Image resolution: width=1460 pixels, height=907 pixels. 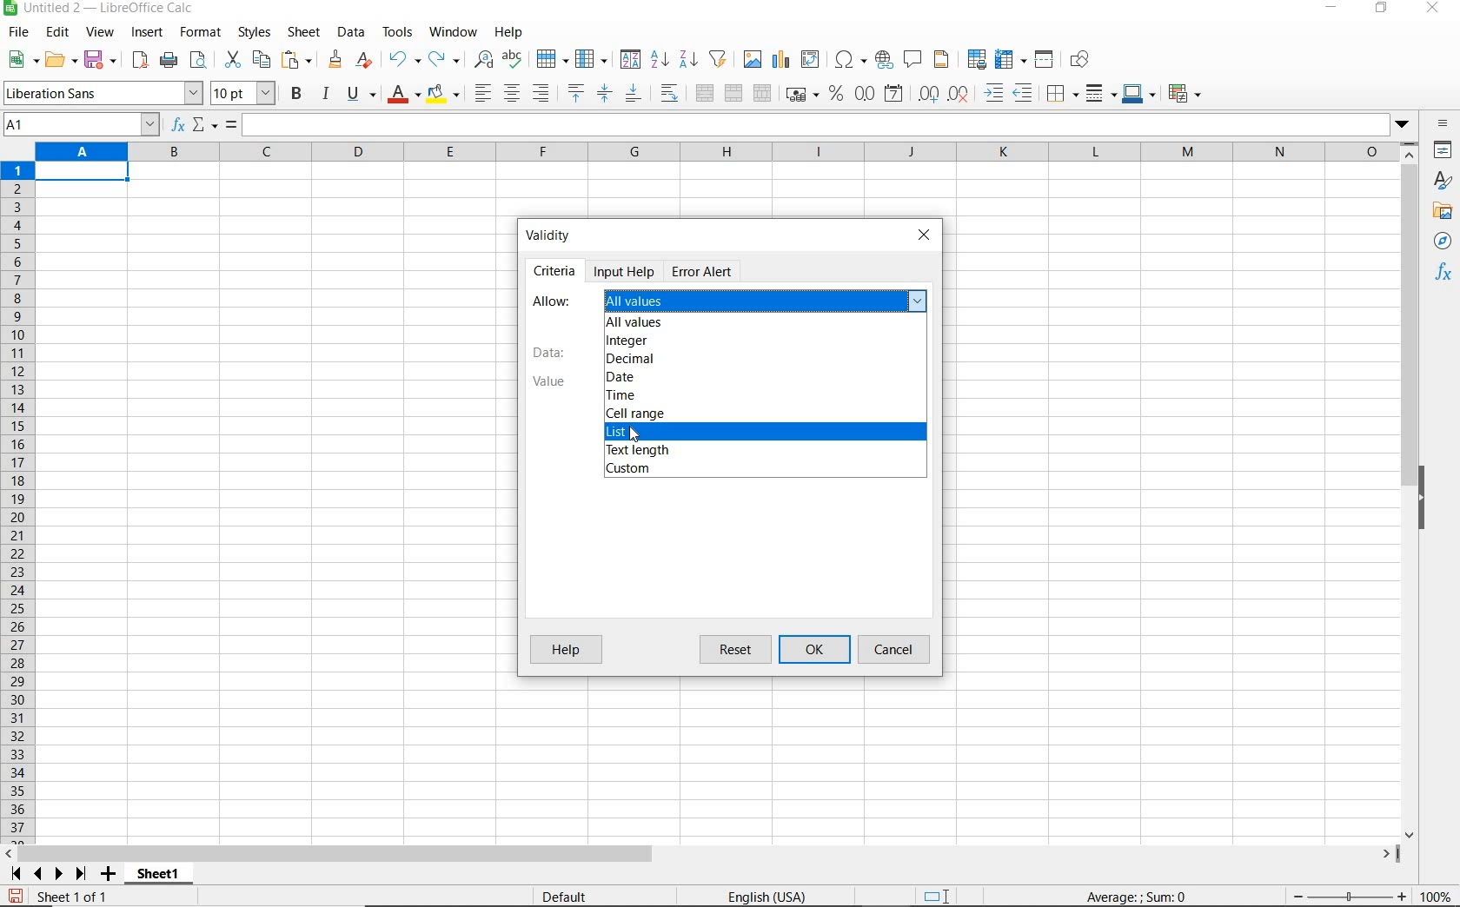 I want to click on text language, so click(x=765, y=898).